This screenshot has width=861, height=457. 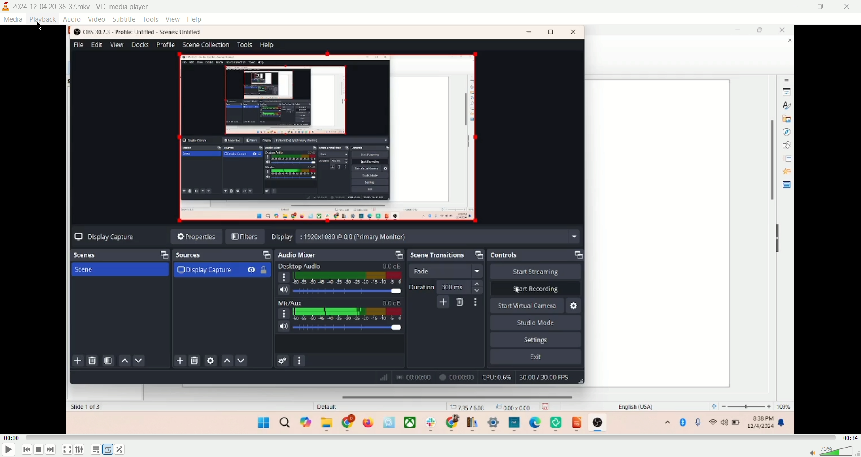 What do you see at coordinates (80, 451) in the screenshot?
I see `extended settings` at bounding box center [80, 451].